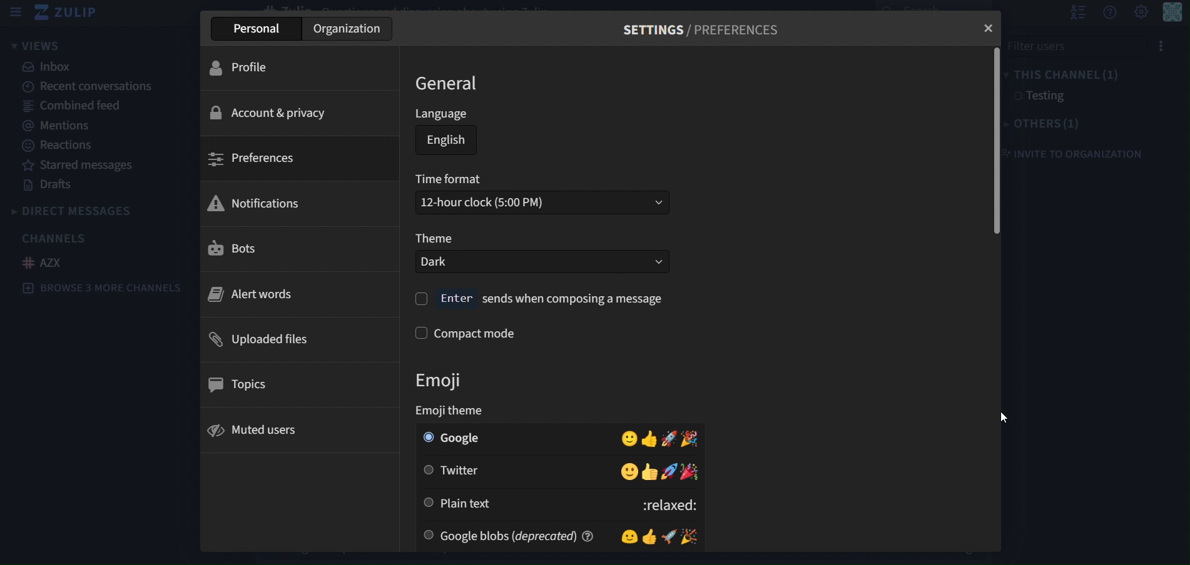 The image size is (1190, 565). What do you see at coordinates (81, 210) in the screenshot?
I see `direct messages` at bounding box center [81, 210].